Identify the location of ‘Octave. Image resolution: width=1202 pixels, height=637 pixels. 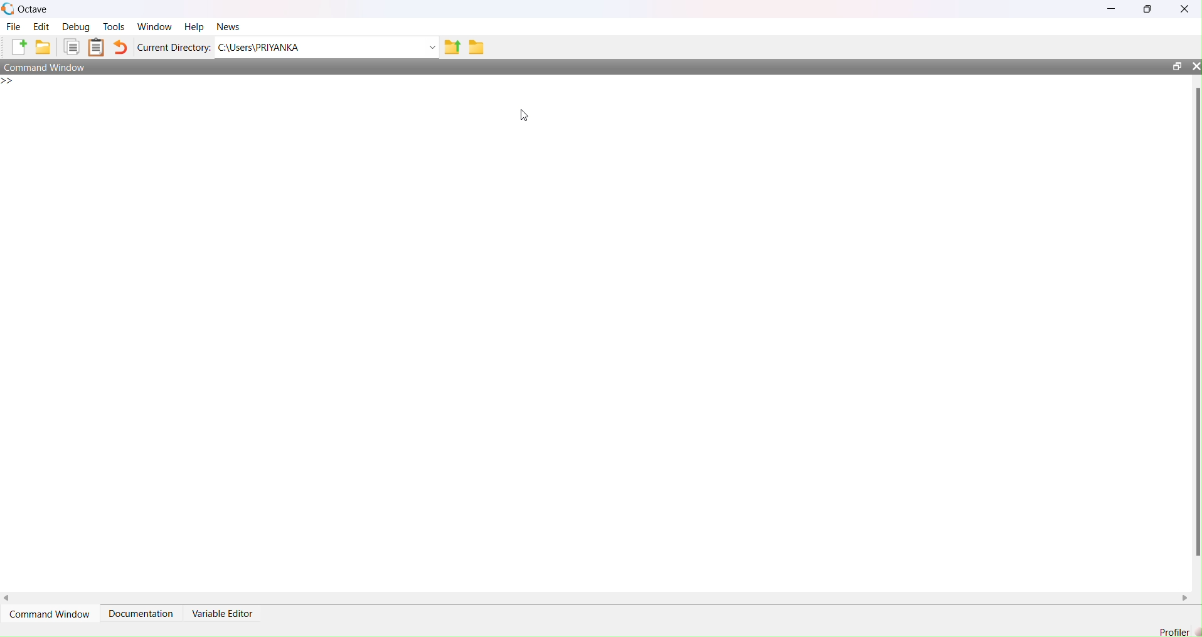
(29, 8).